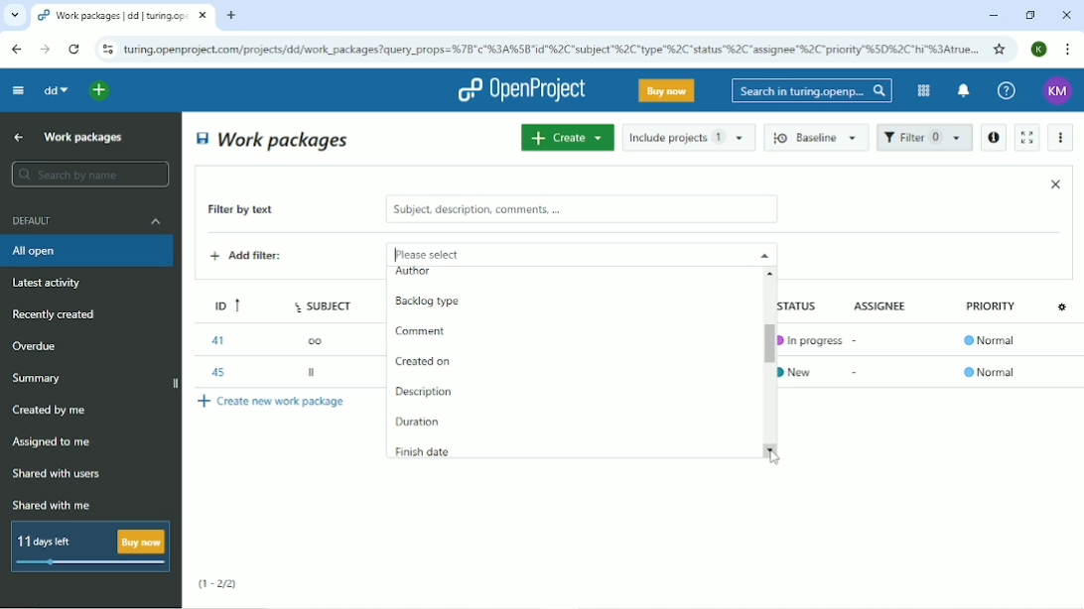 Image resolution: width=1084 pixels, height=609 pixels. What do you see at coordinates (53, 285) in the screenshot?
I see `Latest activity` at bounding box center [53, 285].